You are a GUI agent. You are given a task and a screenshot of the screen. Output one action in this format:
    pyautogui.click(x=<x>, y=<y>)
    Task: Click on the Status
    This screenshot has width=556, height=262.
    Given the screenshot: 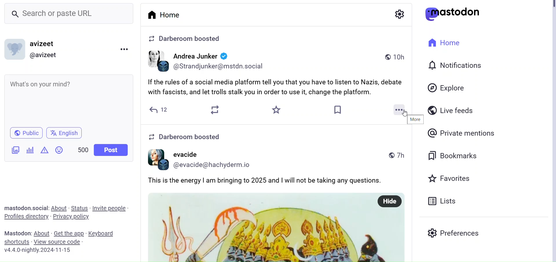 What is the action you would take?
    pyautogui.click(x=79, y=208)
    